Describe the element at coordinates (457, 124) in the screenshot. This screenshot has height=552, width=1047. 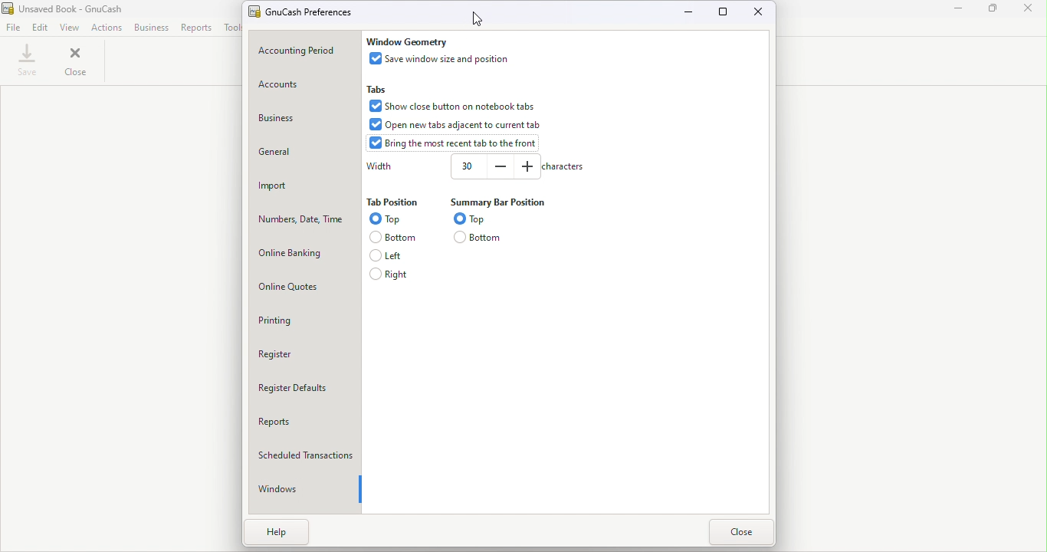
I see `Open new tabs adjacent to current tab` at that location.